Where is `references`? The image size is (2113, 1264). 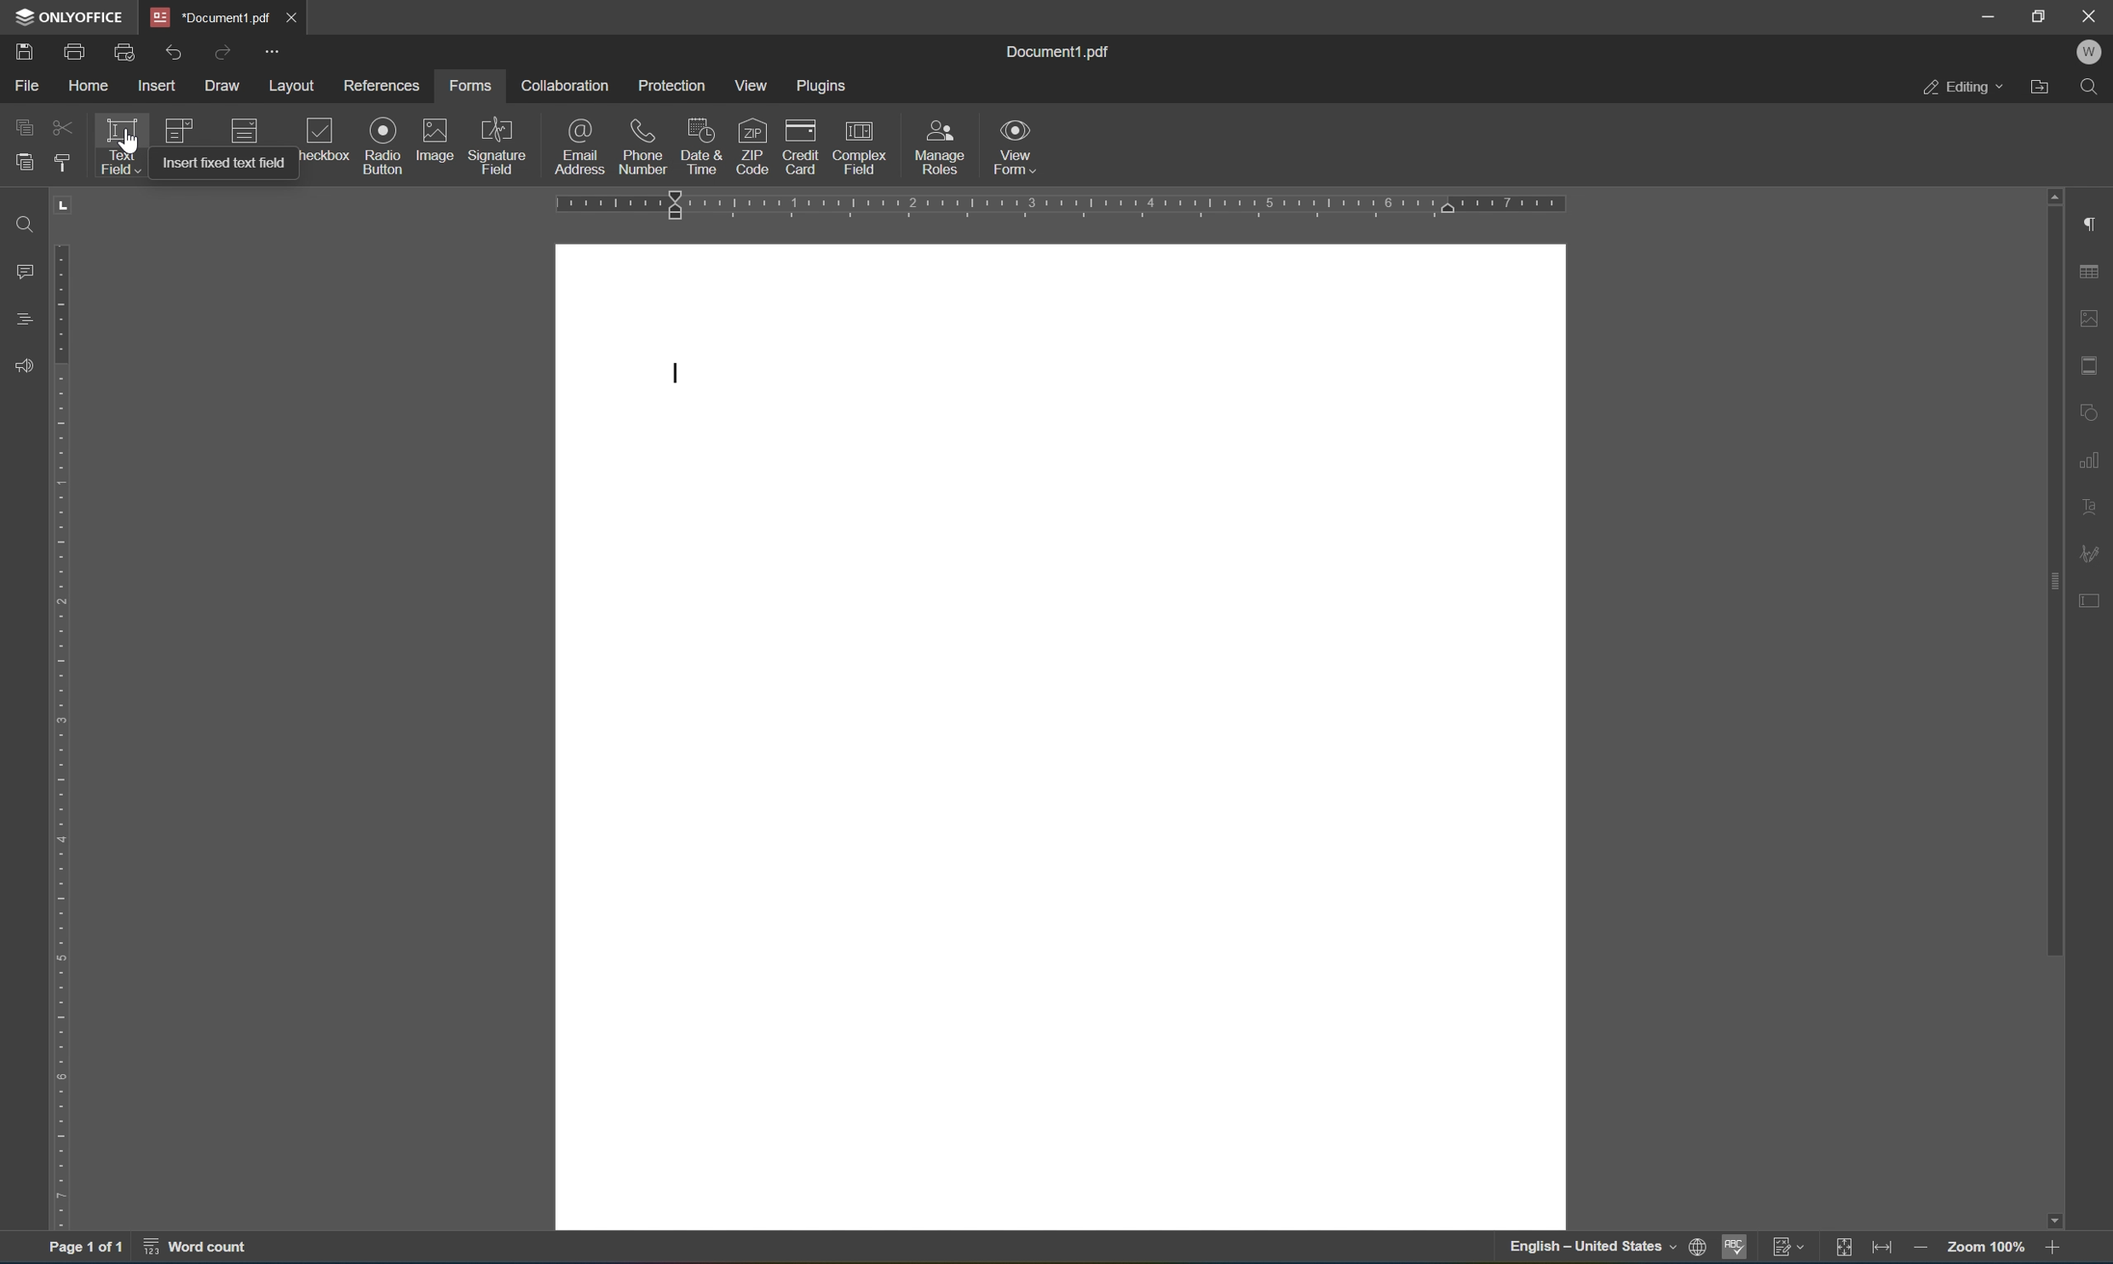 references is located at coordinates (385, 86).